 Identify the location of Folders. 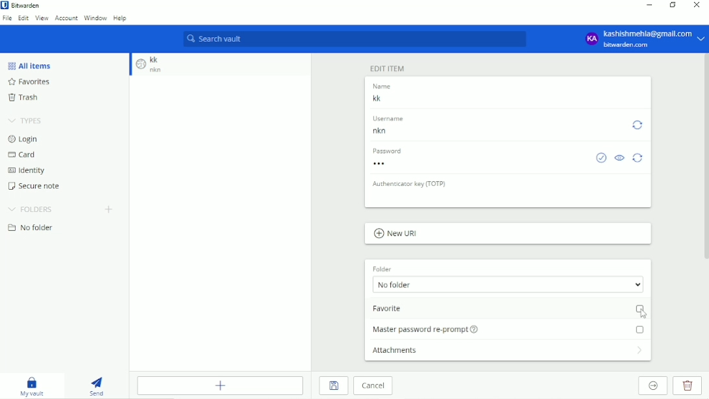
(30, 209).